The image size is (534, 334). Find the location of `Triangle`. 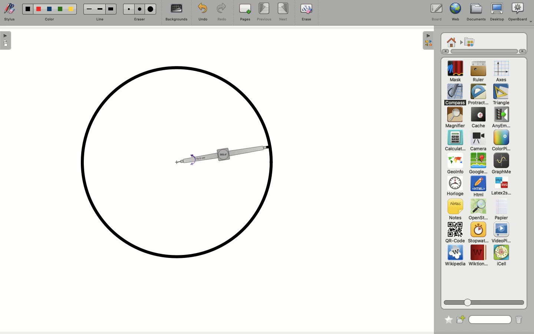

Triangle is located at coordinates (500, 95).